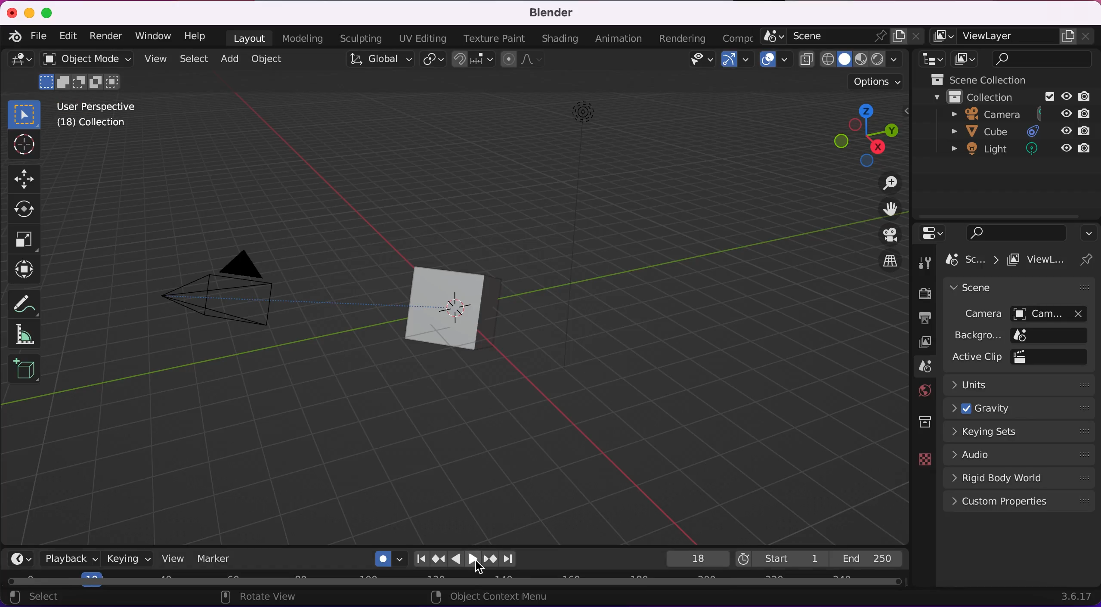 Image resolution: width=1101 pixels, height=607 pixels. I want to click on select, so click(193, 58).